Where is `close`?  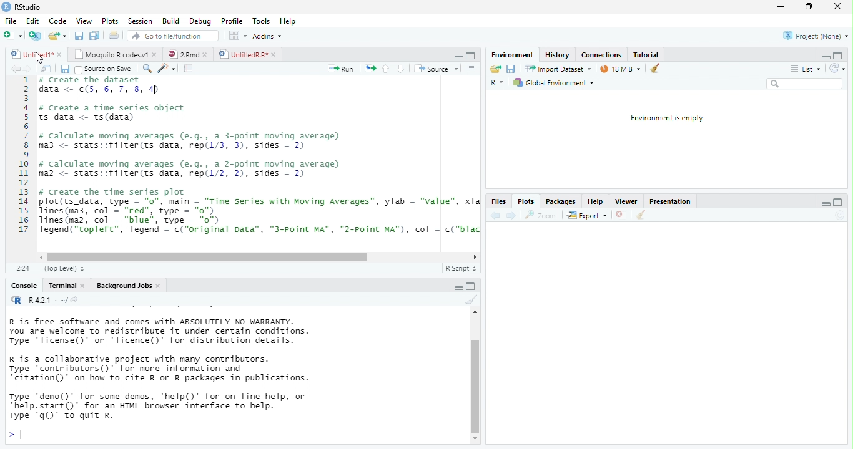
close is located at coordinates (207, 55).